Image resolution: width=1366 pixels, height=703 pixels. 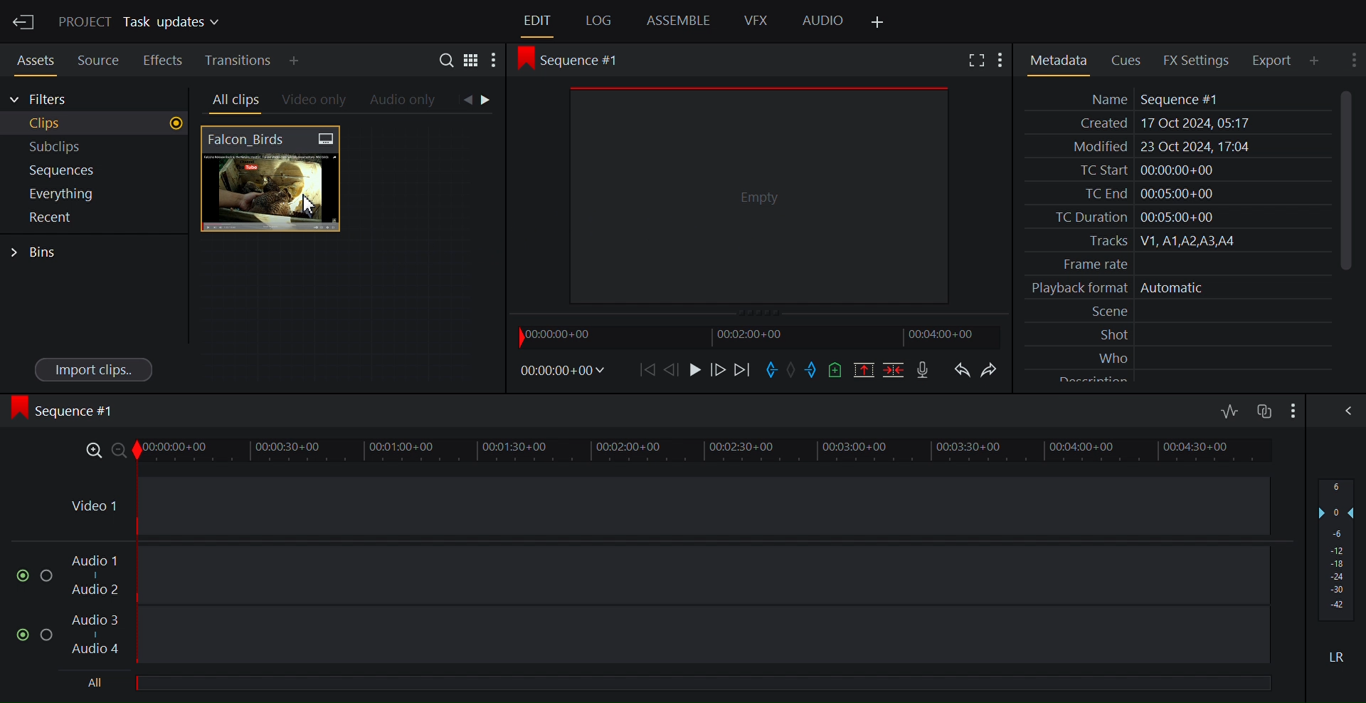 I want to click on Exit the current project, so click(x=23, y=21).